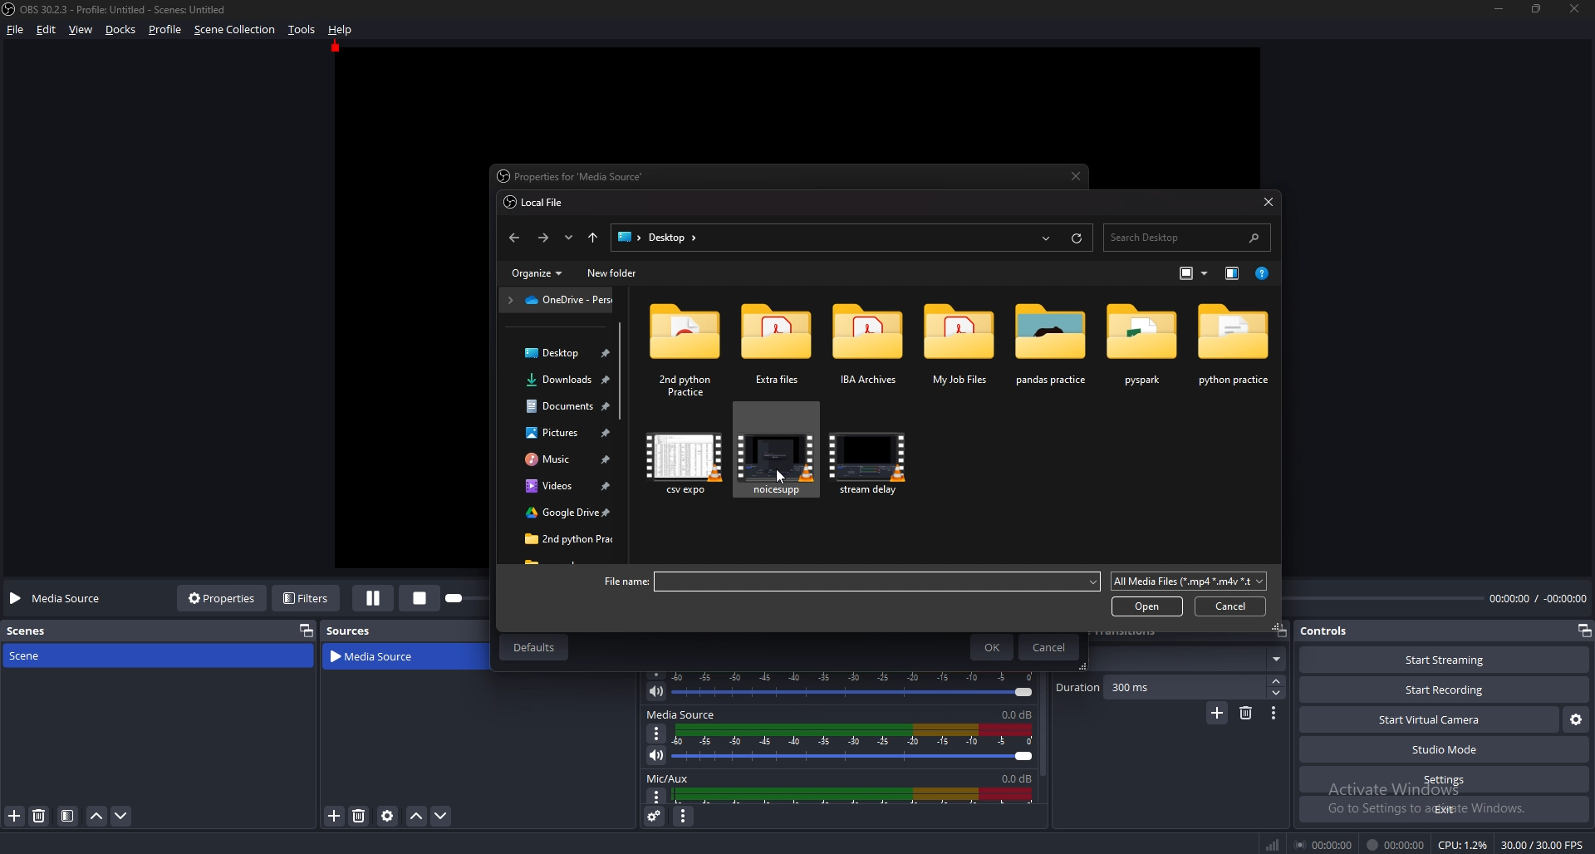 This screenshot has width=1595, height=854. Describe the element at coordinates (781, 476) in the screenshot. I see `cursor` at that location.